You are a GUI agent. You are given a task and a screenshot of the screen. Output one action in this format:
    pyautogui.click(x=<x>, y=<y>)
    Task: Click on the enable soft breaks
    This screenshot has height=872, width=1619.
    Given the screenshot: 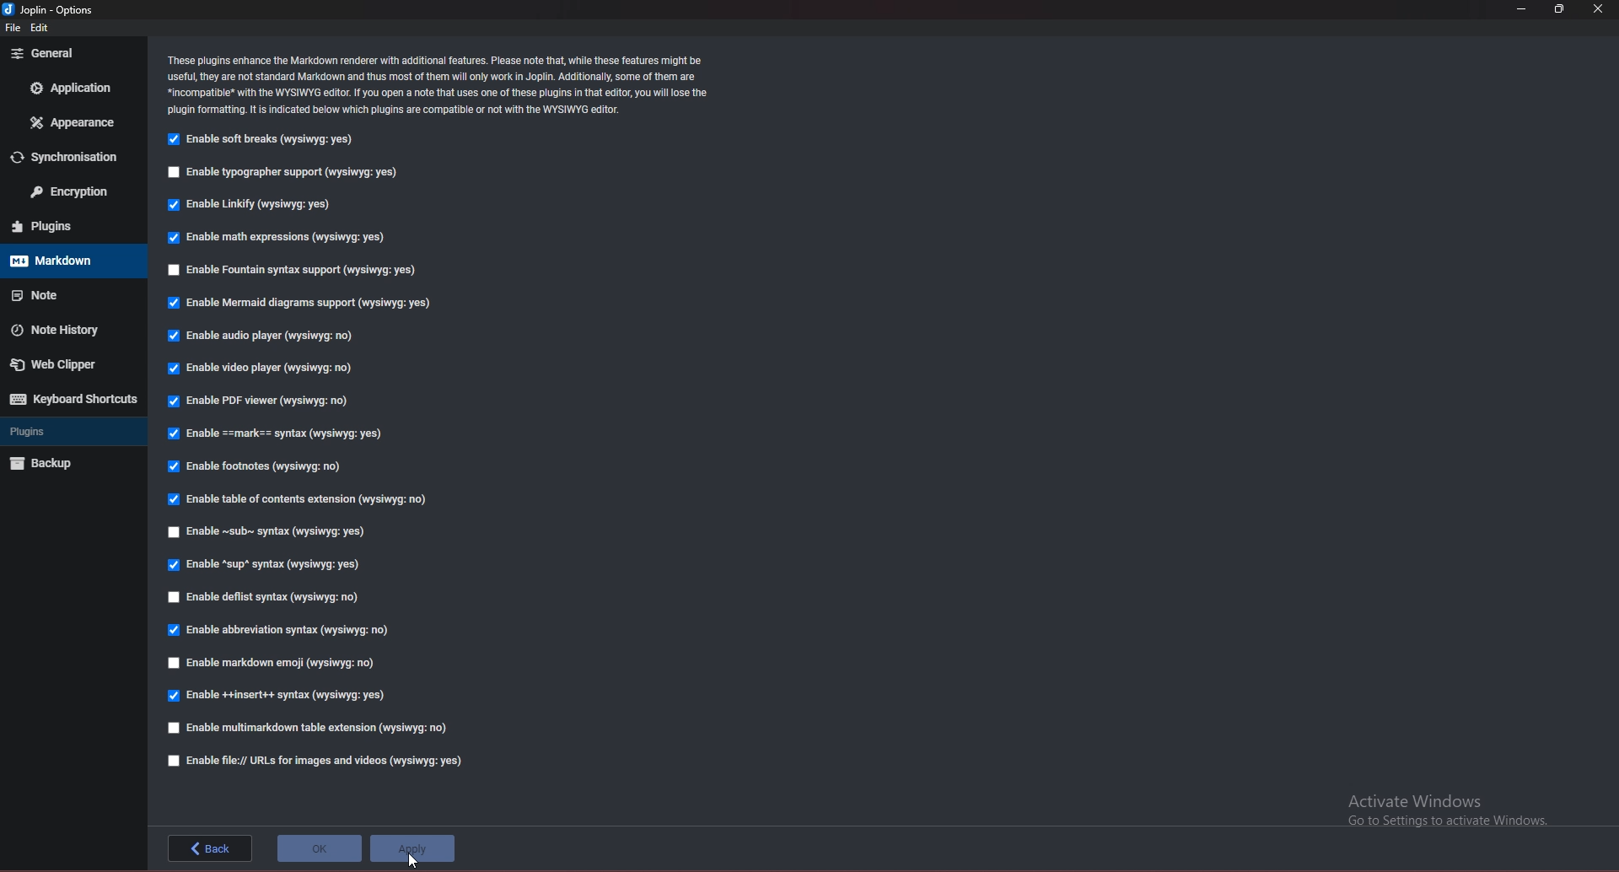 What is the action you would take?
    pyautogui.click(x=265, y=141)
    